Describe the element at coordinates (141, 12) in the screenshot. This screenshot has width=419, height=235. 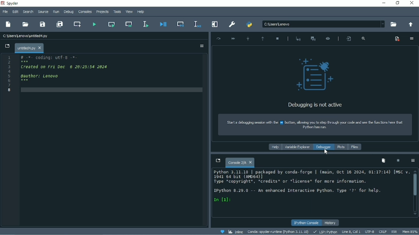
I see `Help` at that location.